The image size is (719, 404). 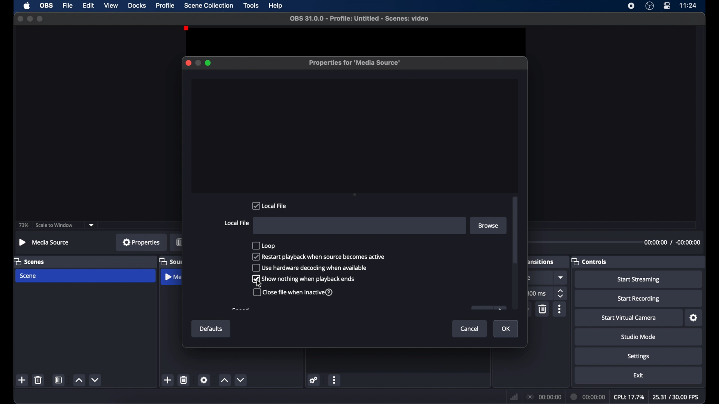 I want to click on cpu, so click(x=628, y=397).